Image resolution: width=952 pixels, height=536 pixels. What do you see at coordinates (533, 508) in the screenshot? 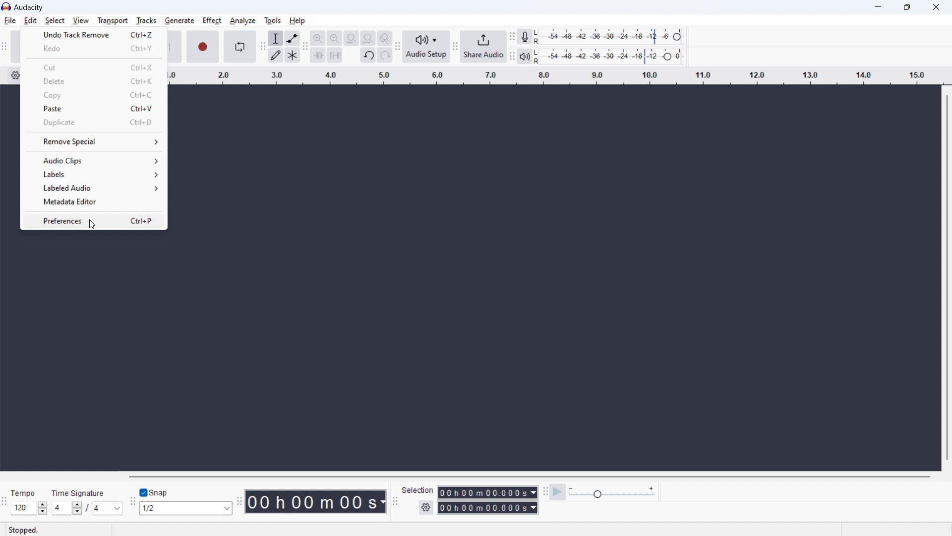
I see `Duration measurement` at bounding box center [533, 508].